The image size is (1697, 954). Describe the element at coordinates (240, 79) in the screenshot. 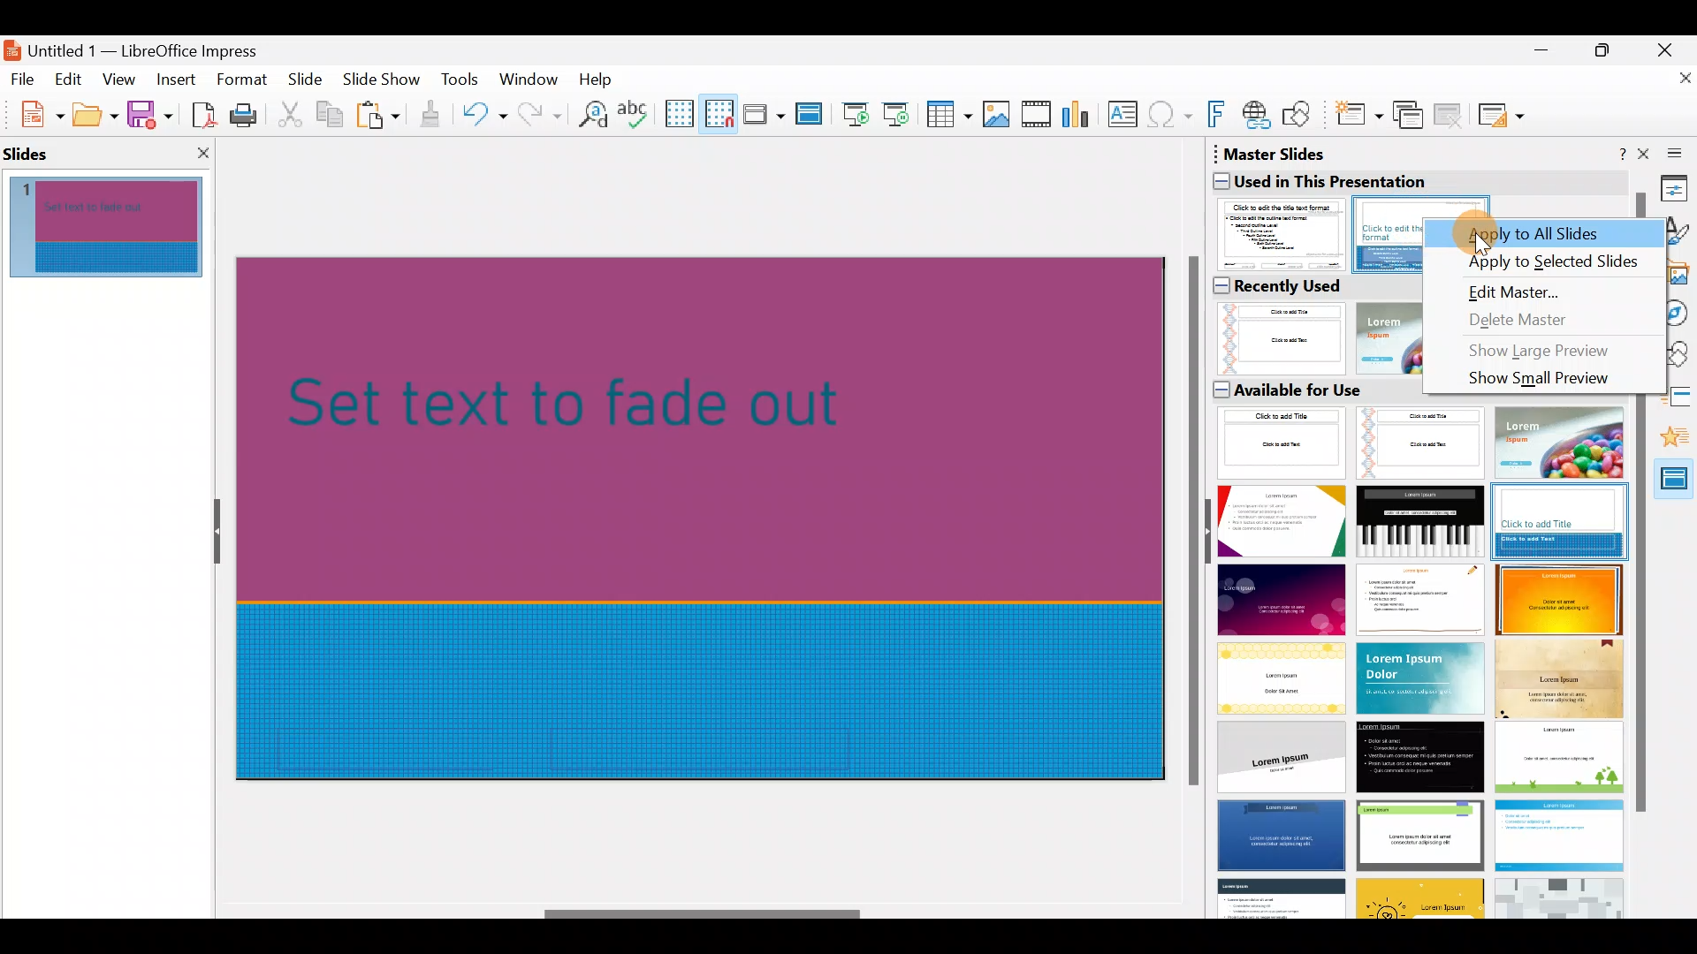

I see `Format` at that location.